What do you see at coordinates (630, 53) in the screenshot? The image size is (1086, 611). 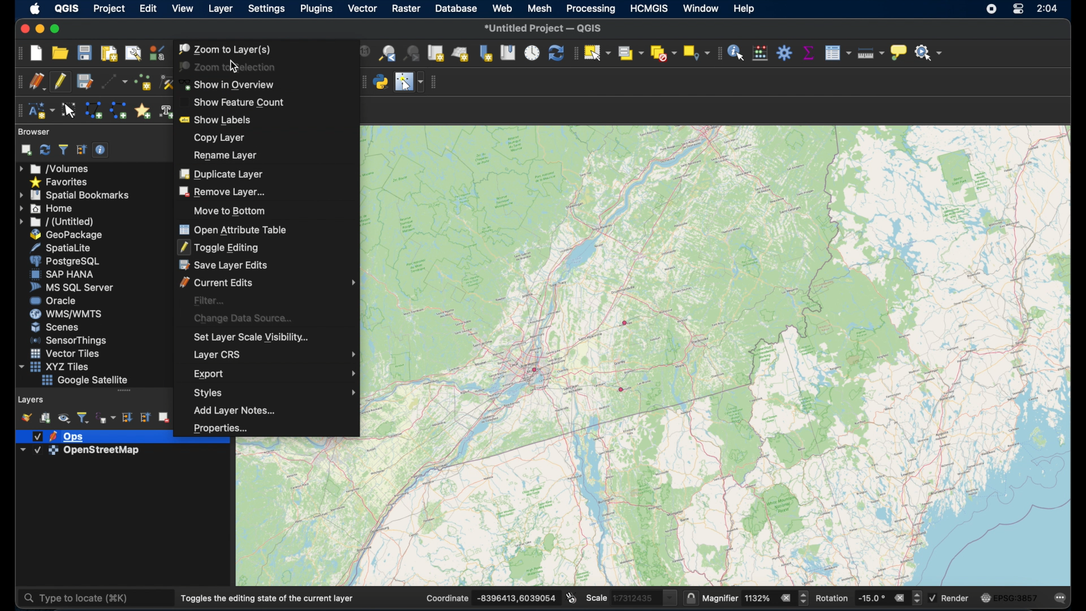 I see `select features by value` at bounding box center [630, 53].